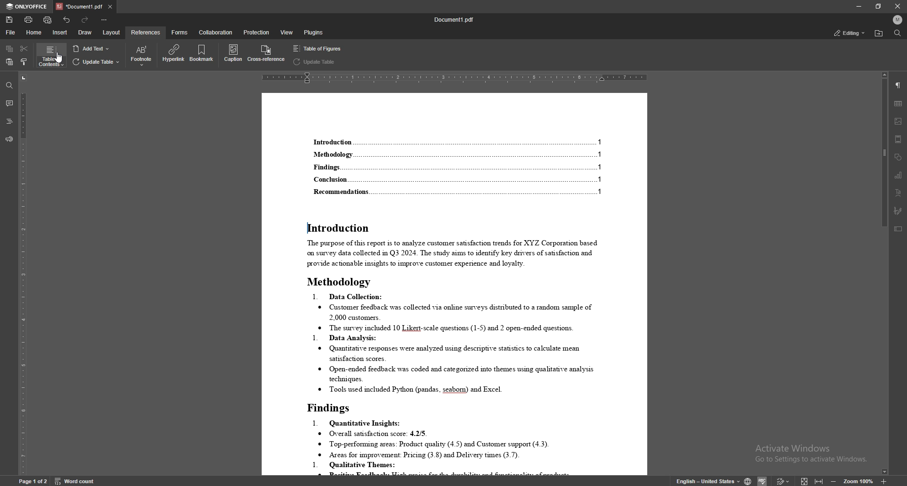 The width and height of the screenshot is (907, 486). Describe the element at coordinates (899, 175) in the screenshot. I see `chart` at that location.